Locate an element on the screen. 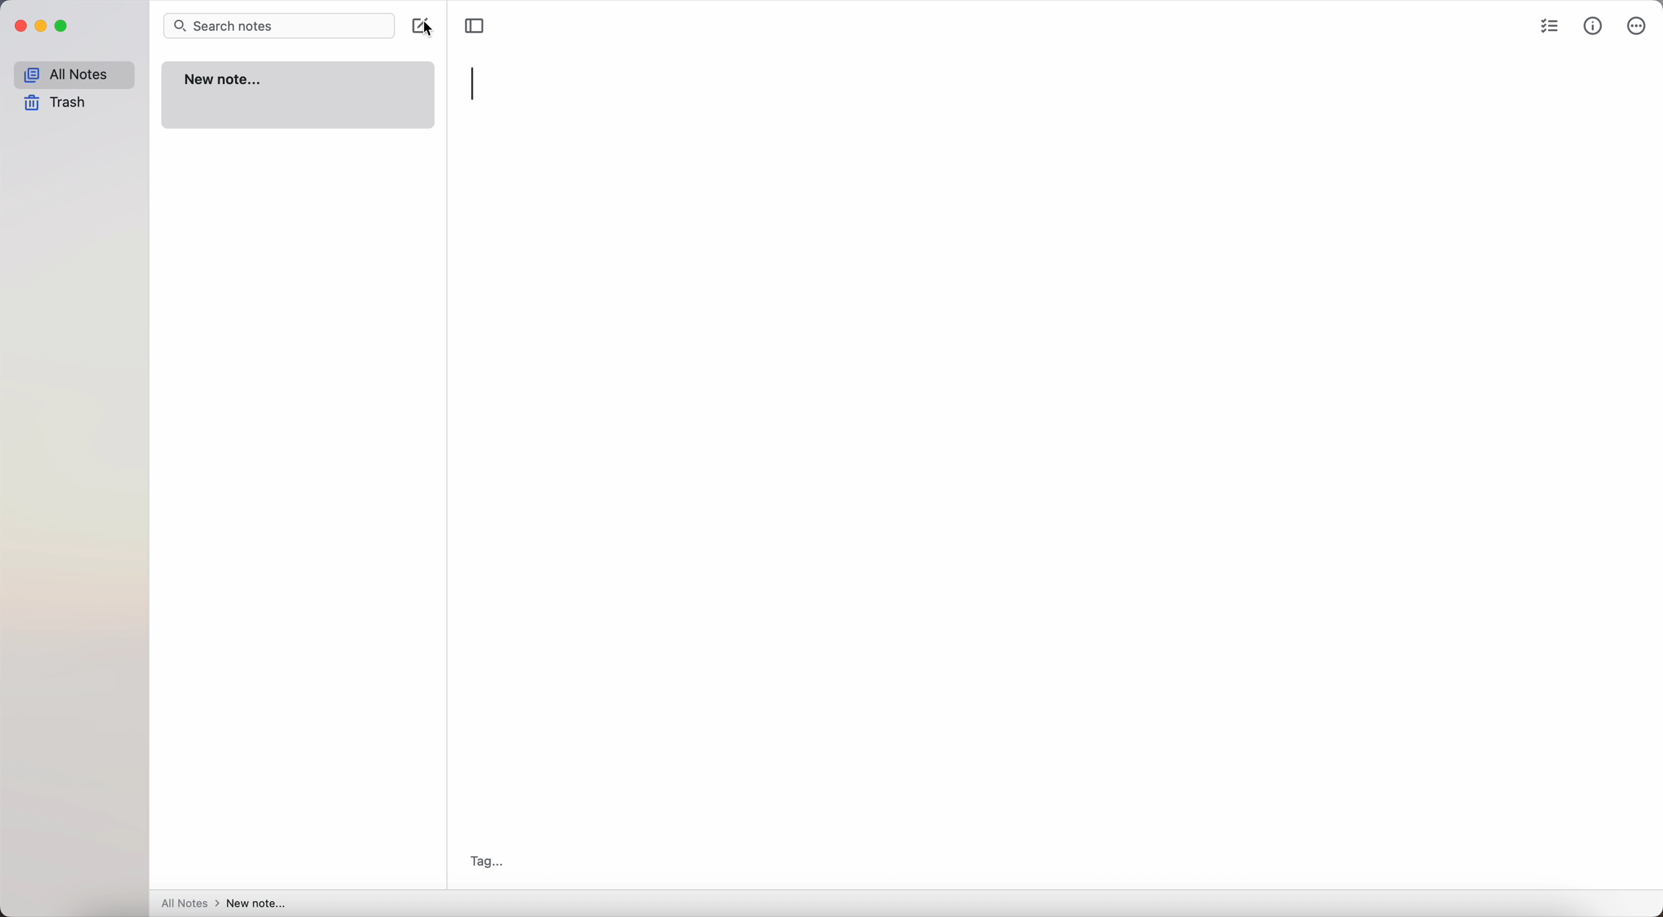 Image resolution: width=1663 pixels, height=917 pixels. typing cursor is located at coordinates (474, 85).